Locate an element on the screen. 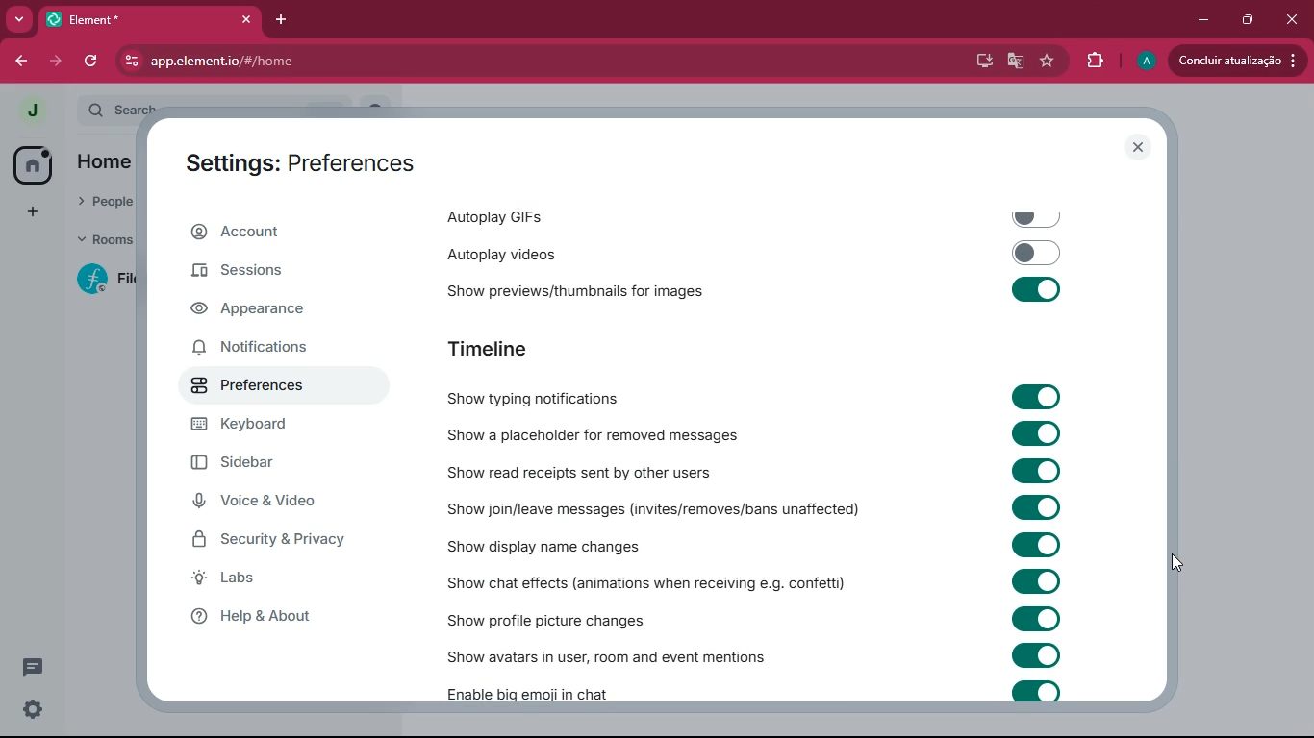 The width and height of the screenshot is (1314, 738). ‘Show avatars in user, room and event mentions is located at coordinates (754, 655).